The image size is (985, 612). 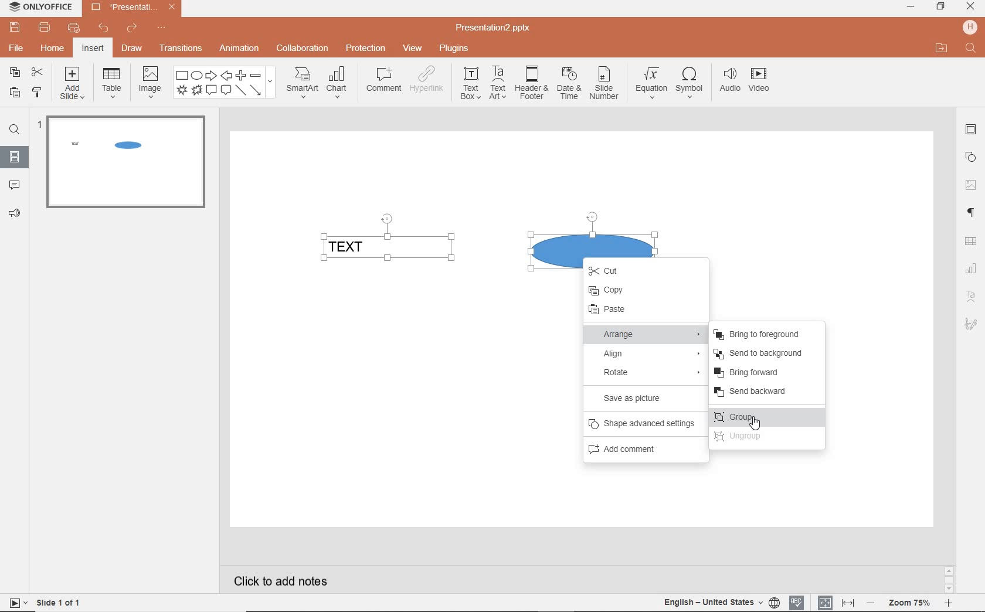 I want to click on home, so click(x=53, y=49).